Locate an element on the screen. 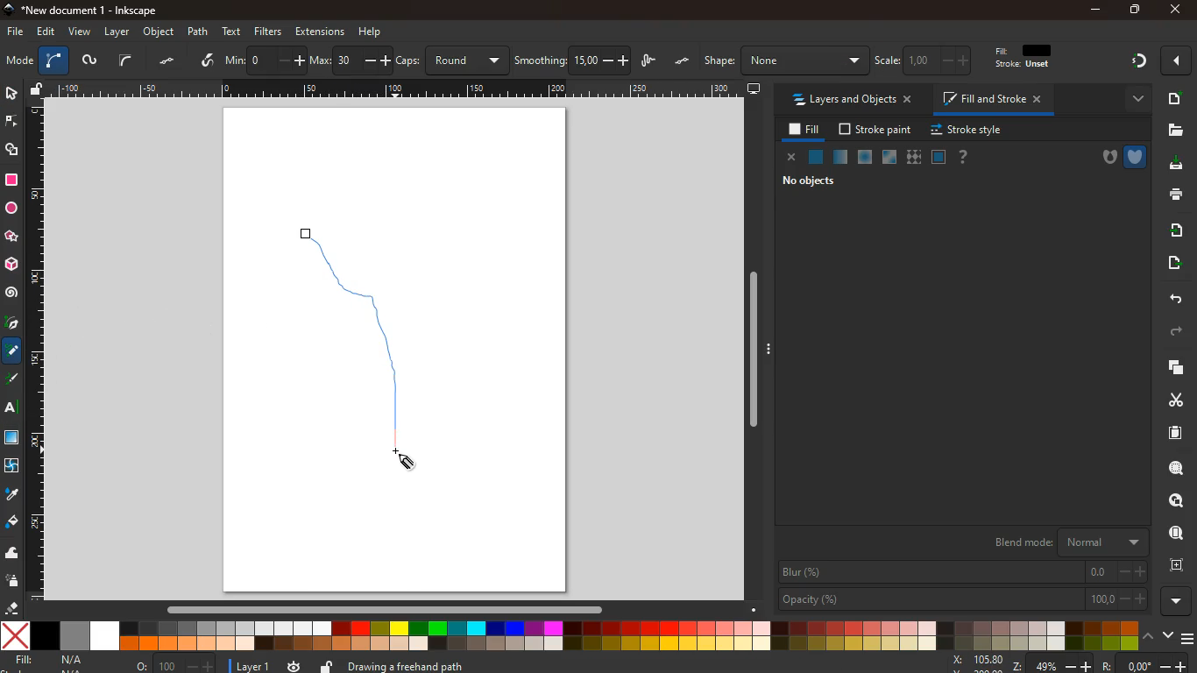 Image resolution: width=1197 pixels, height=673 pixels. draw-cursor is located at coordinates (407, 459).